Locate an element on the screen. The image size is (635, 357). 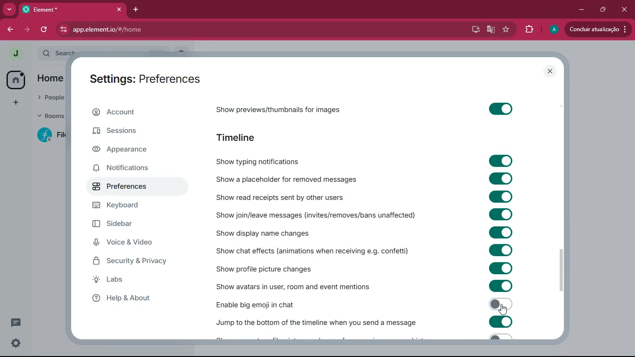
sidebar is located at coordinates (133, 225).